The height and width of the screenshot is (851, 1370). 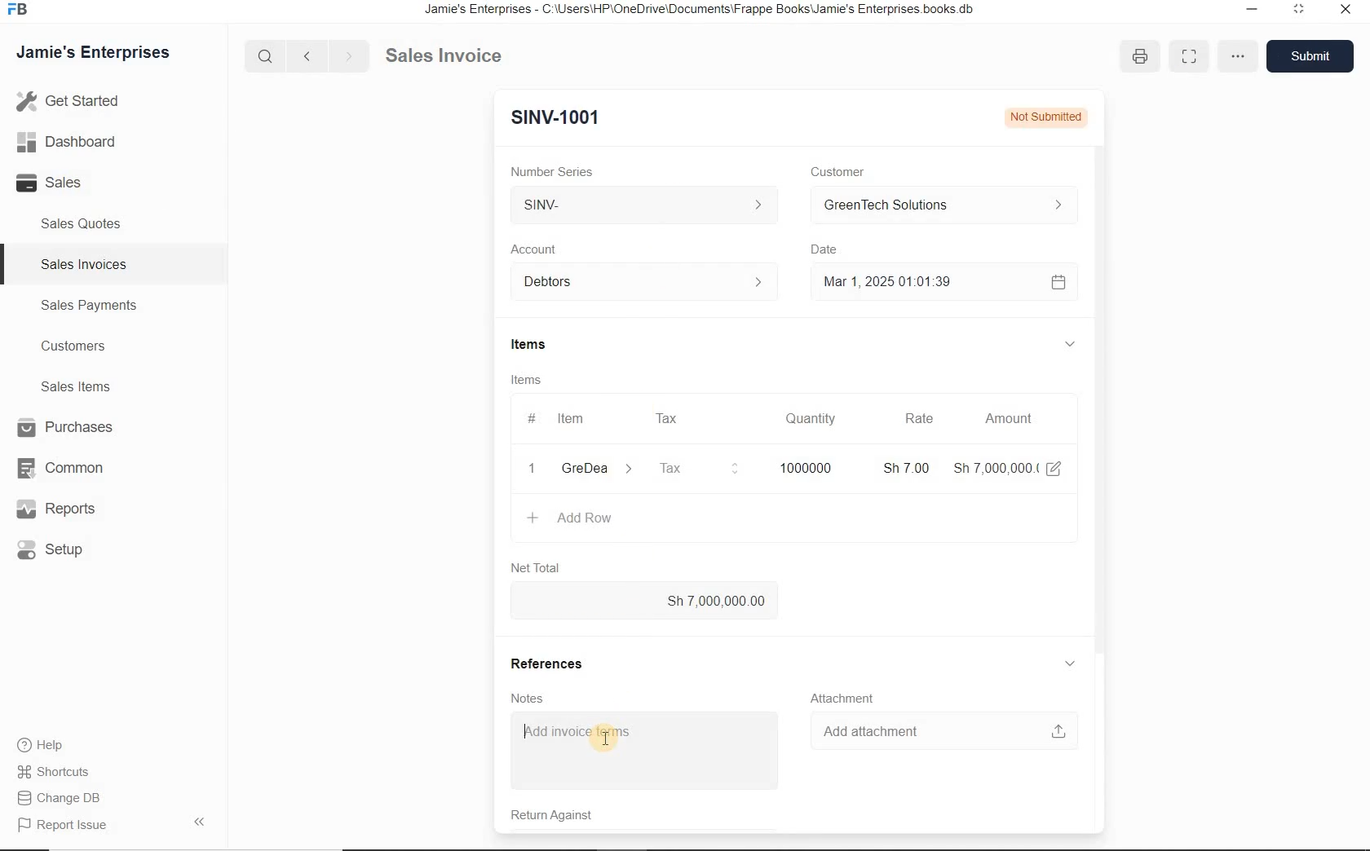 What do you see at coordinates (811, 419) in the screenshot?
I see `Quantity` at bounding box center [811, 419].